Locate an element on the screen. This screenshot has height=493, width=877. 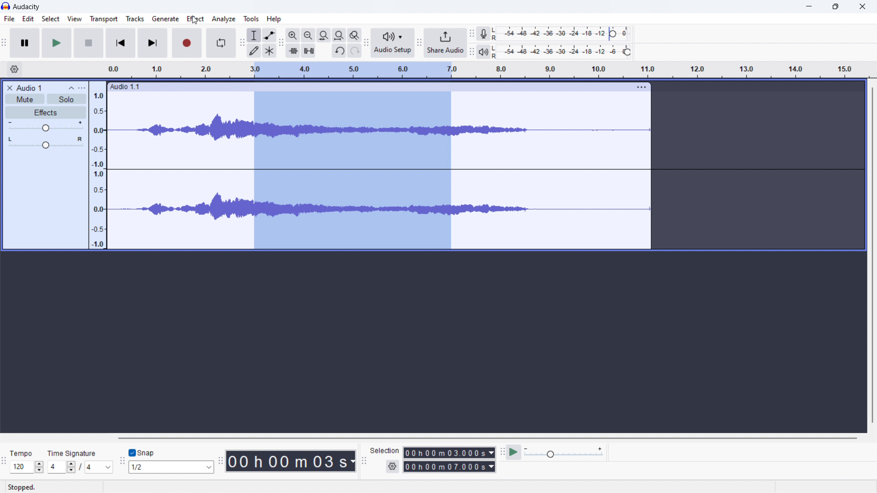
skip to end is located at coordinates (152, 43).